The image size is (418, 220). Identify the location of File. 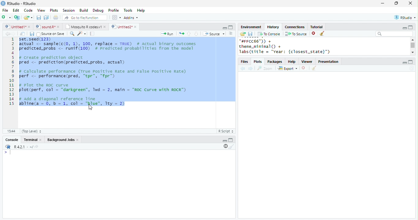
(5, 10).